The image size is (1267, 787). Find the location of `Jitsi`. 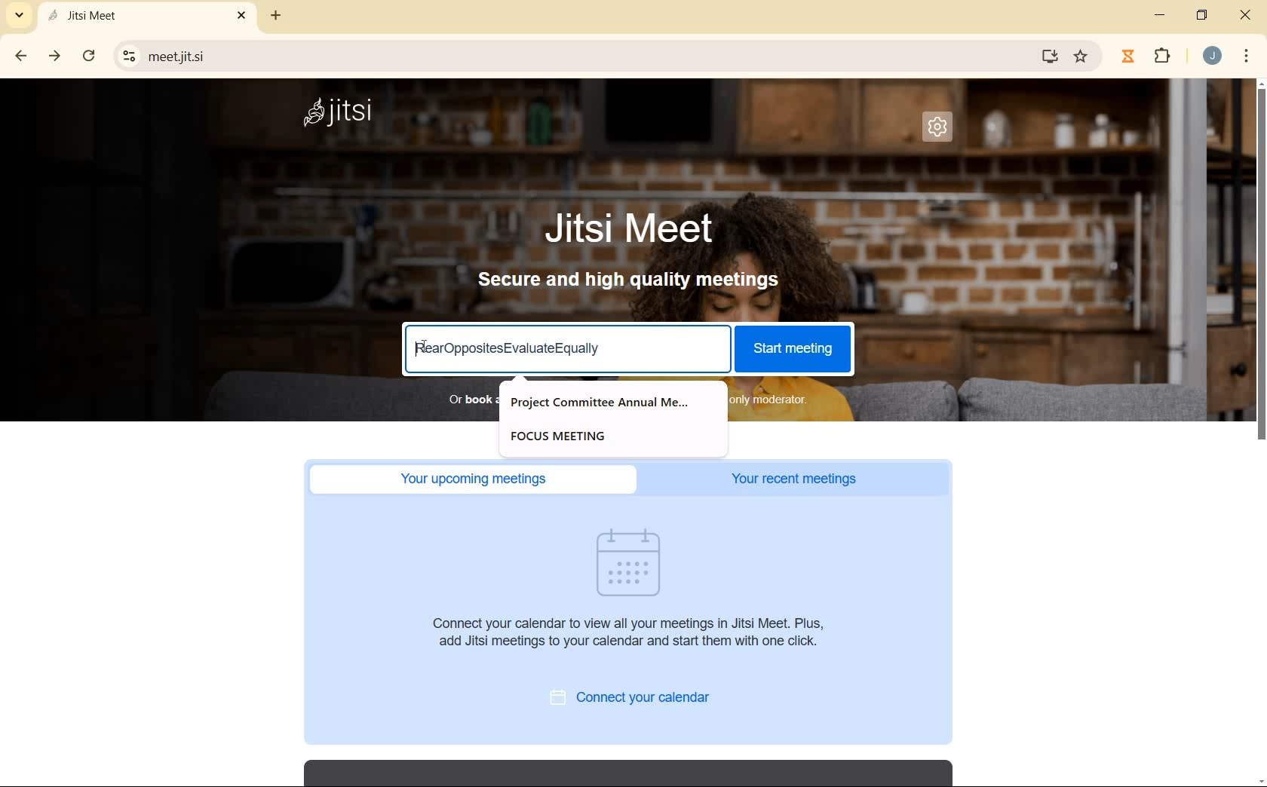

Jitsi is located at coordinates (339, 114).